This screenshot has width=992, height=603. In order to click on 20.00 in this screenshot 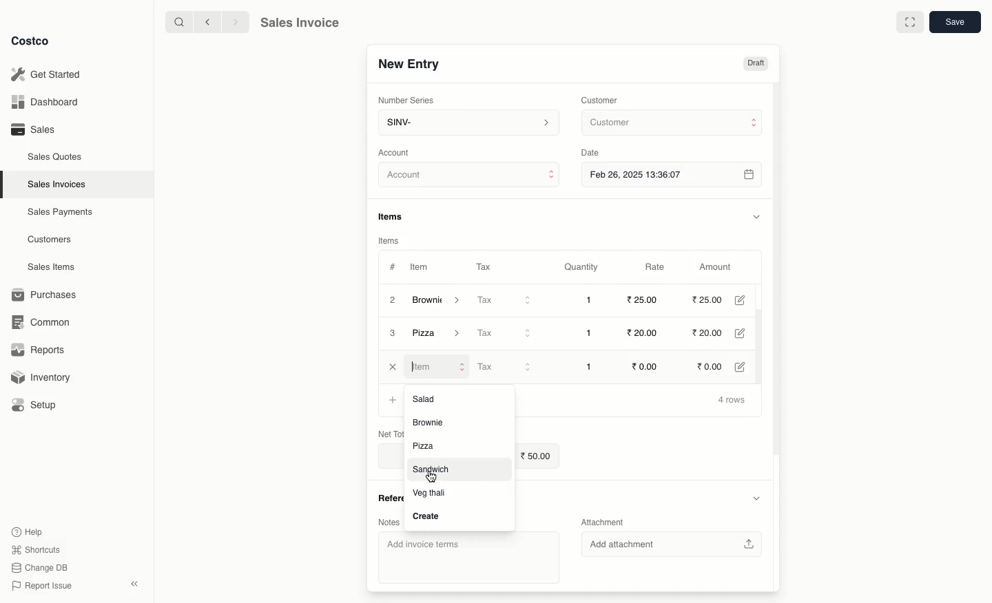, I will do `click(714, 334)`.